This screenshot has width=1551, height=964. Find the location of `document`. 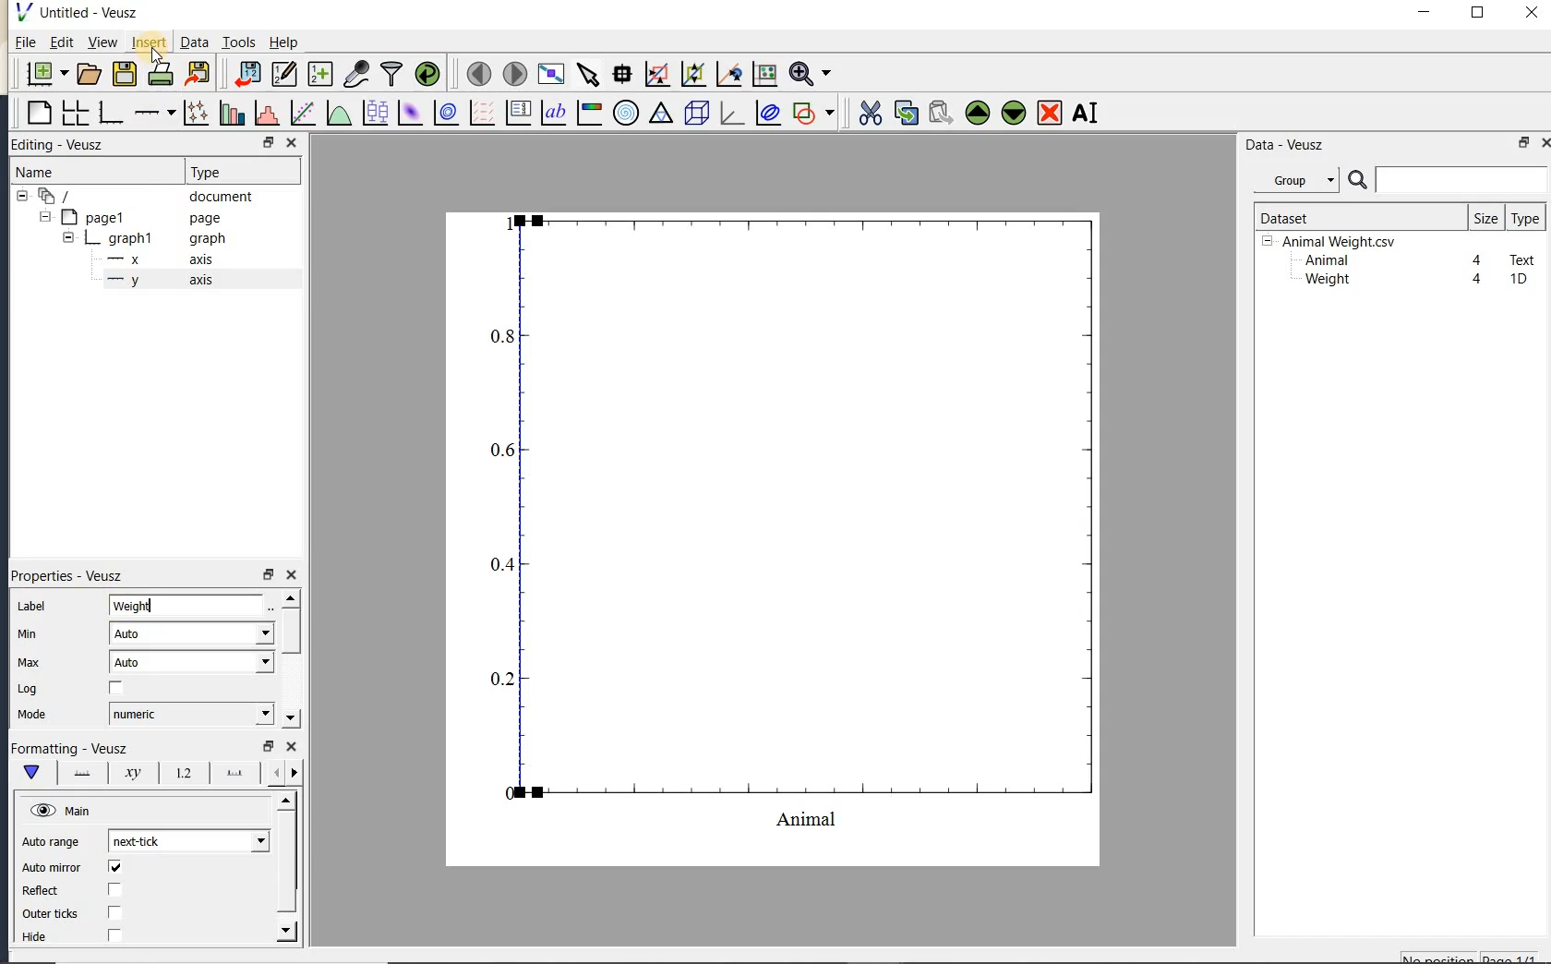

document is located at coordinates (140, 197).